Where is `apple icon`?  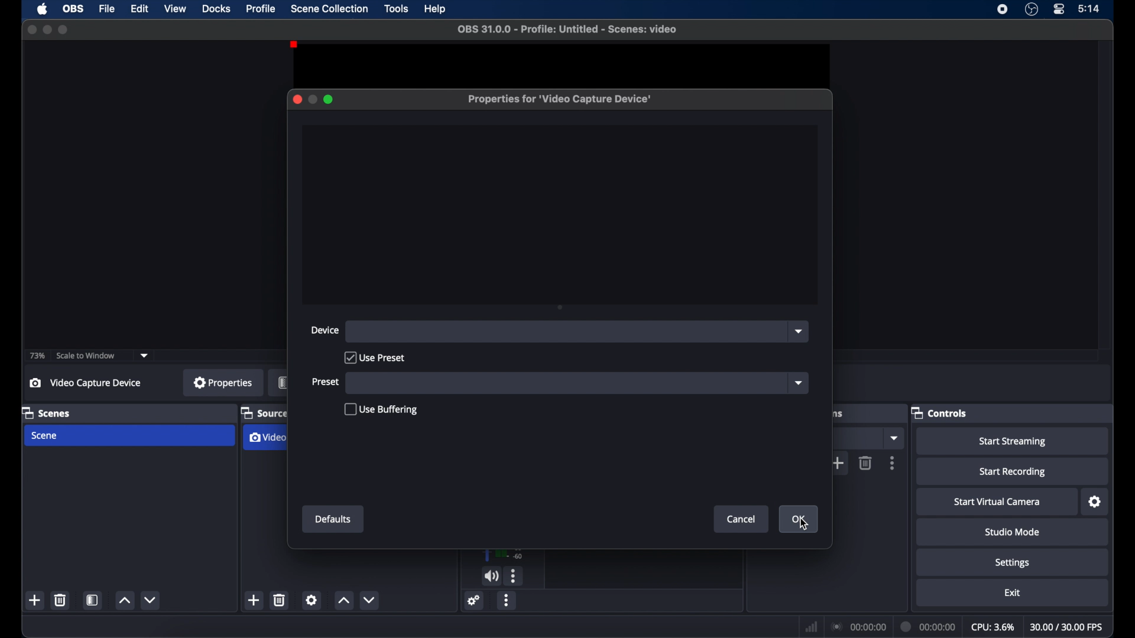 apple icon is located at coordinates (43, 9).